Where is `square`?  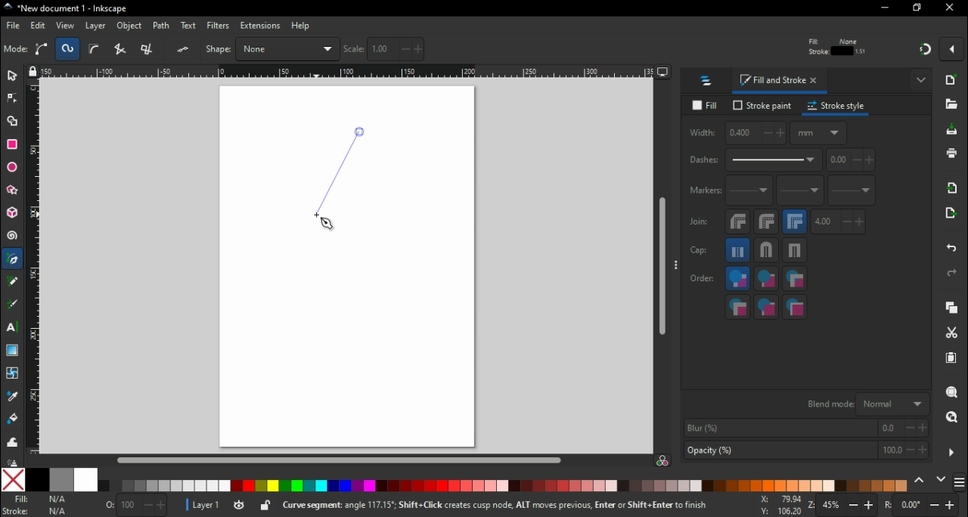
square is located at coordinates (796, 253).